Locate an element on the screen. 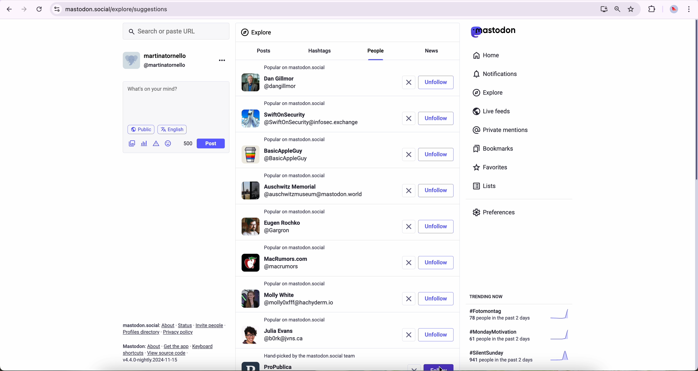 Image resolution: width=698 pixels, height=371 pixels. icon is located at coordinates (157, 143).